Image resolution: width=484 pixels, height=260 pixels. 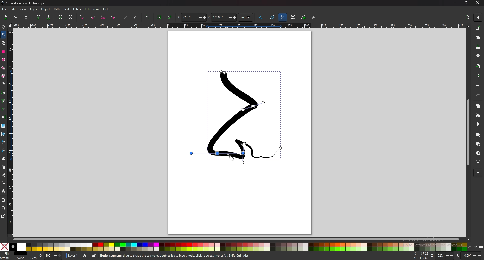 I want to click on cut, so click(x=478, y=115).